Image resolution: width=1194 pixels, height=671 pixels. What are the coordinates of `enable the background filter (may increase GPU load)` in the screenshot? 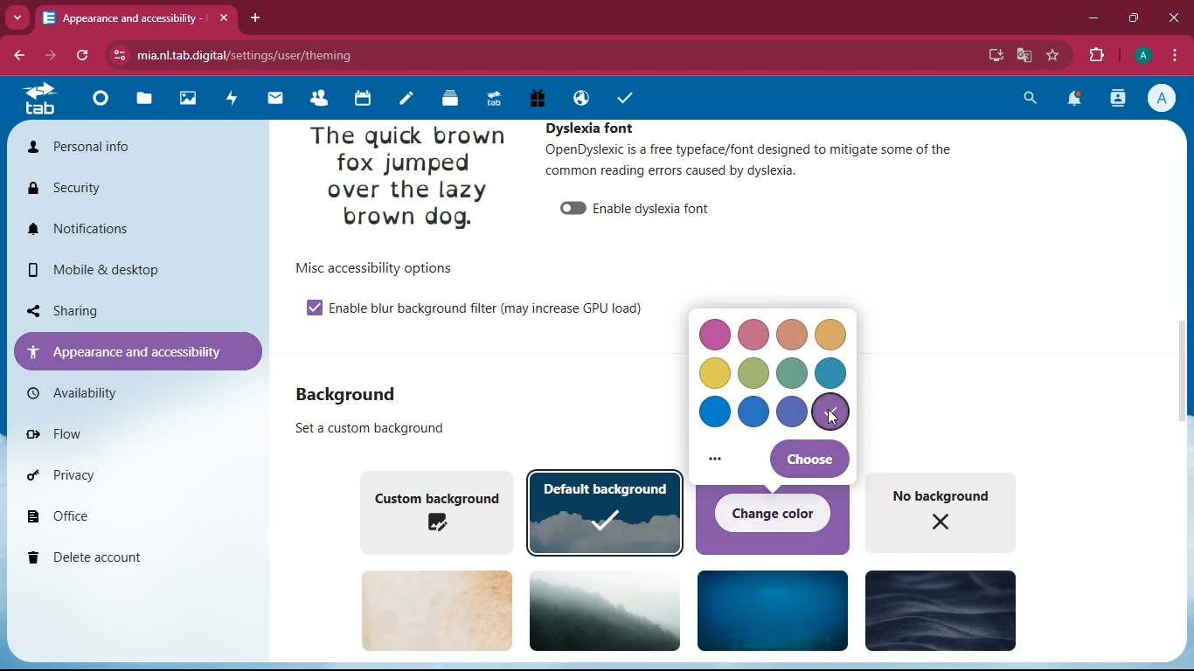 It's located at (495, 309).